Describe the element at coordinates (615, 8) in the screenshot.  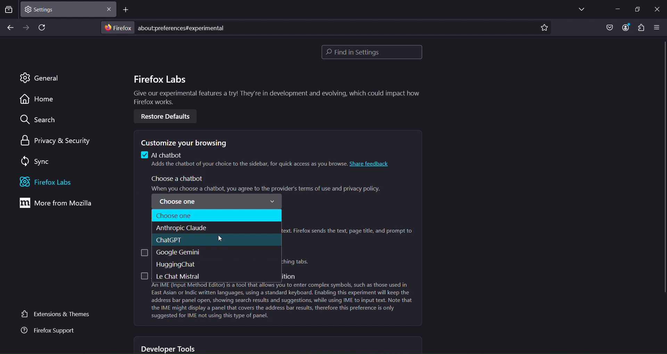
I see `minimize` at that location.